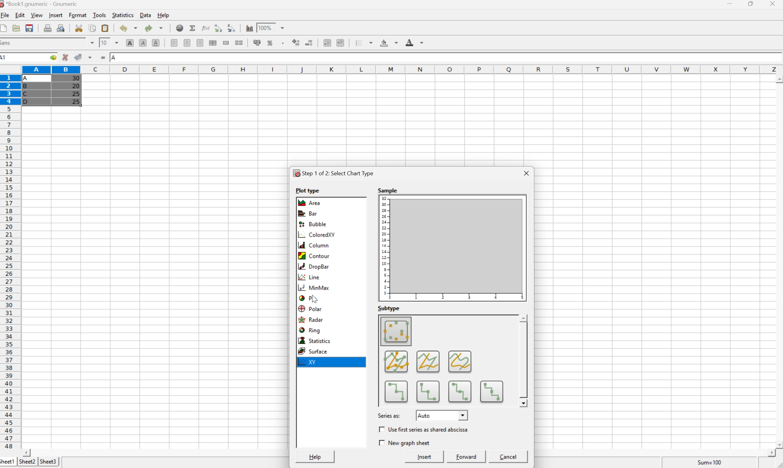 The image size is (783, 468). I want to click on Save the current workbook, so click(29, 28).